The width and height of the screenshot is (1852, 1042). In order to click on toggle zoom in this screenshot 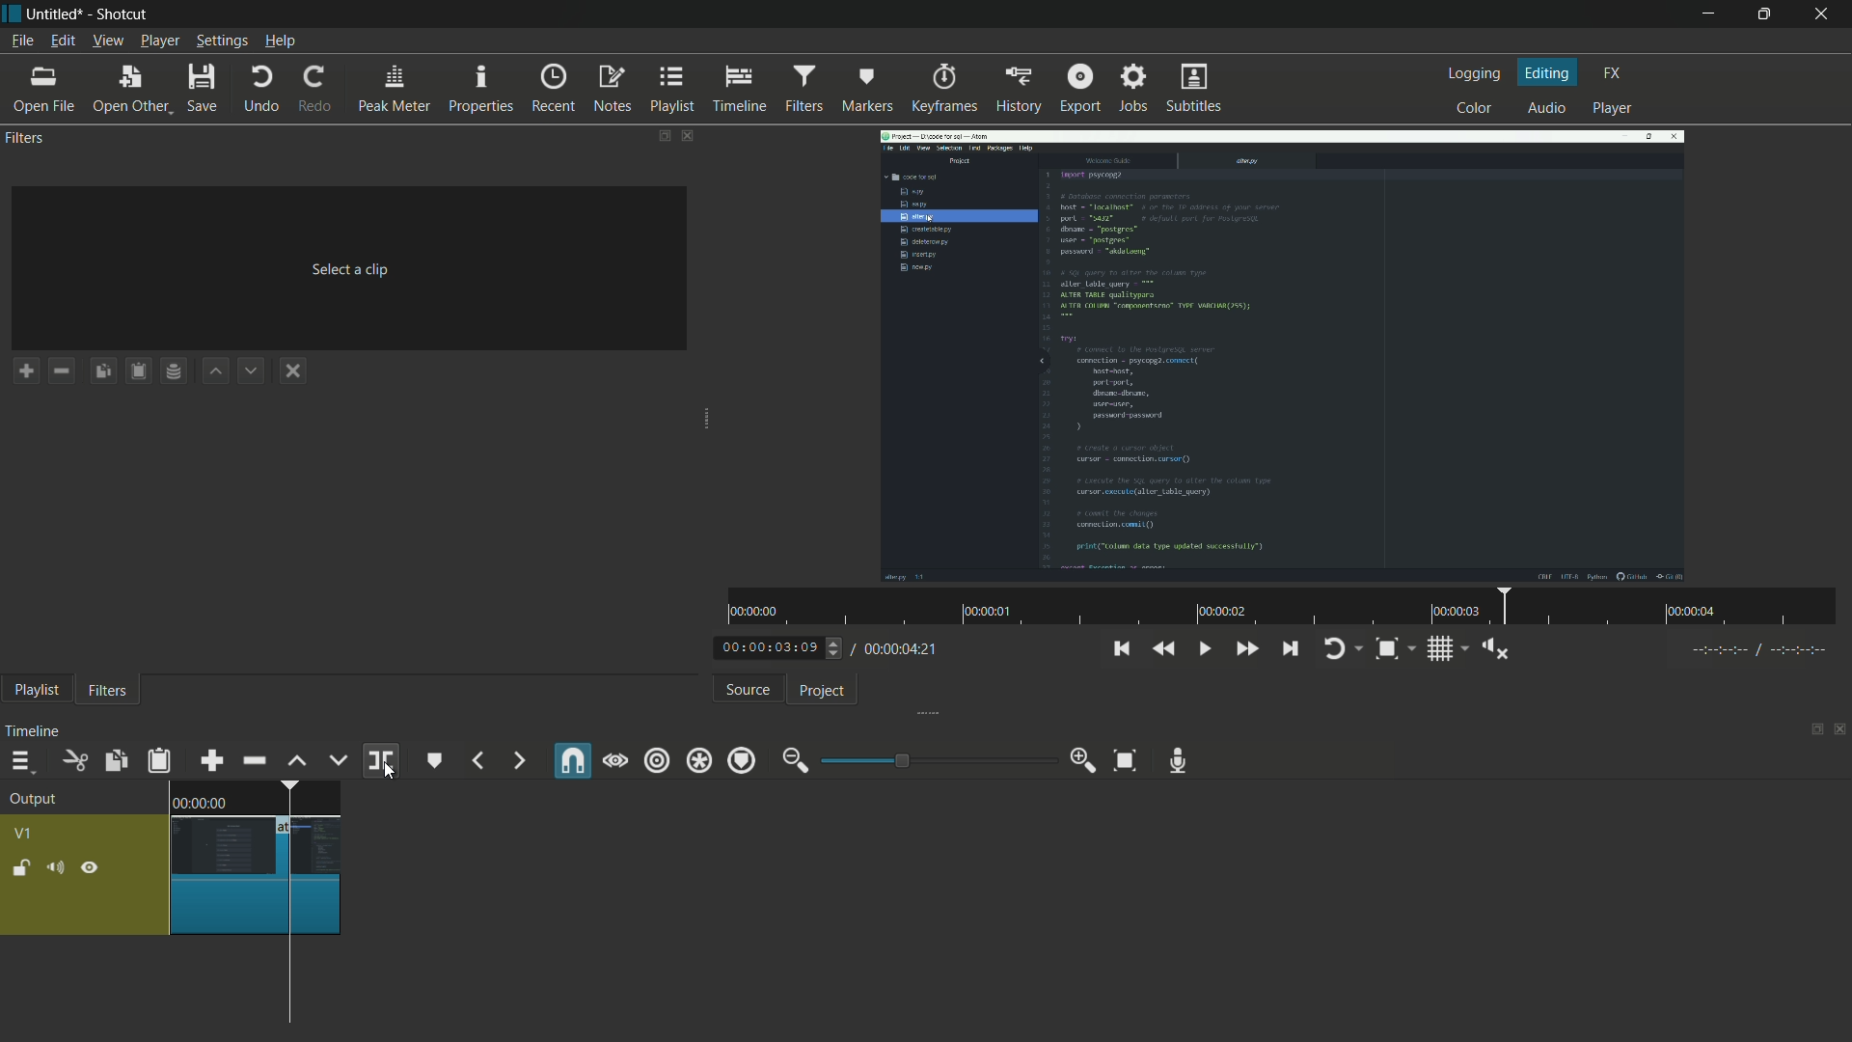, I will do `click(1387, 649)`.